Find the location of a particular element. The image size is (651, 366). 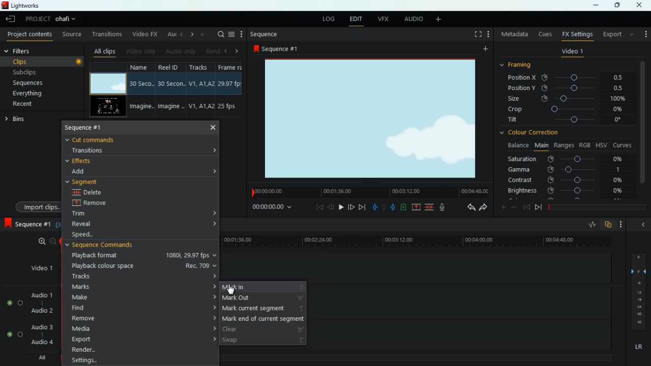

export is located at coordinates (143, 339).